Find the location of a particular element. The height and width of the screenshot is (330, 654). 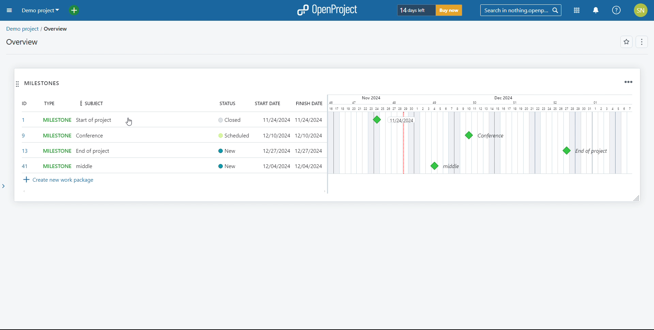

MILESTONE is located at coordinates (54, 151).